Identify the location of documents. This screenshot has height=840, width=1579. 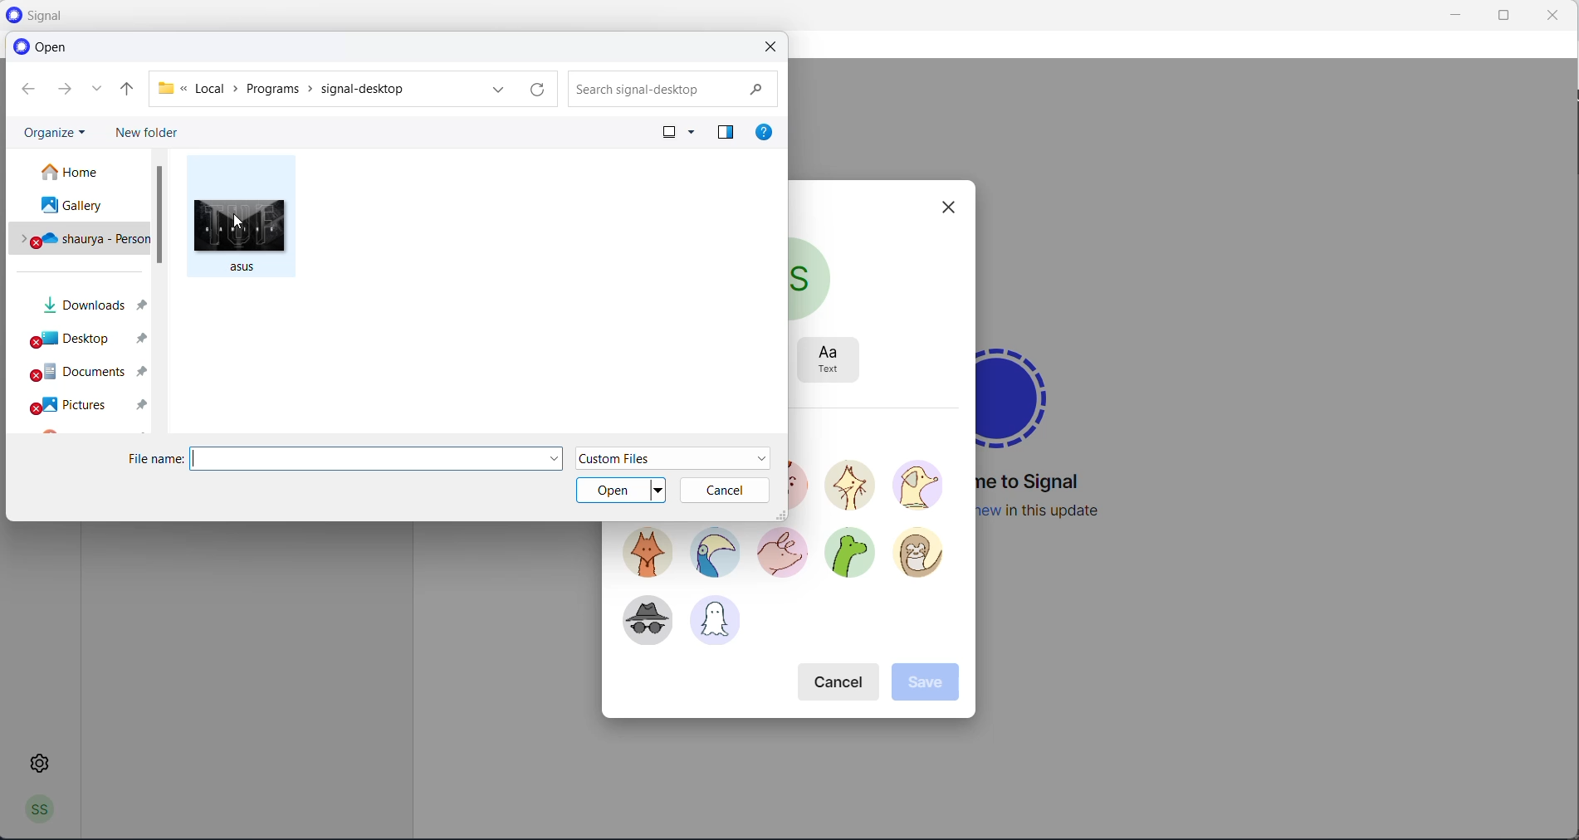
(95, 374).